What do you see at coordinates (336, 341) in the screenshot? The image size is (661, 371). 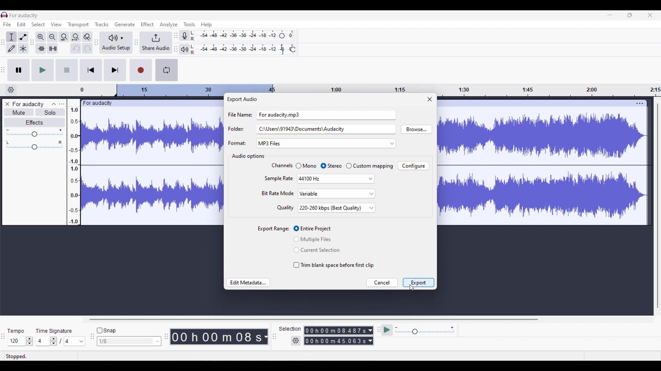 I see `Selection duration measurement` at bounding box center [336, 341].